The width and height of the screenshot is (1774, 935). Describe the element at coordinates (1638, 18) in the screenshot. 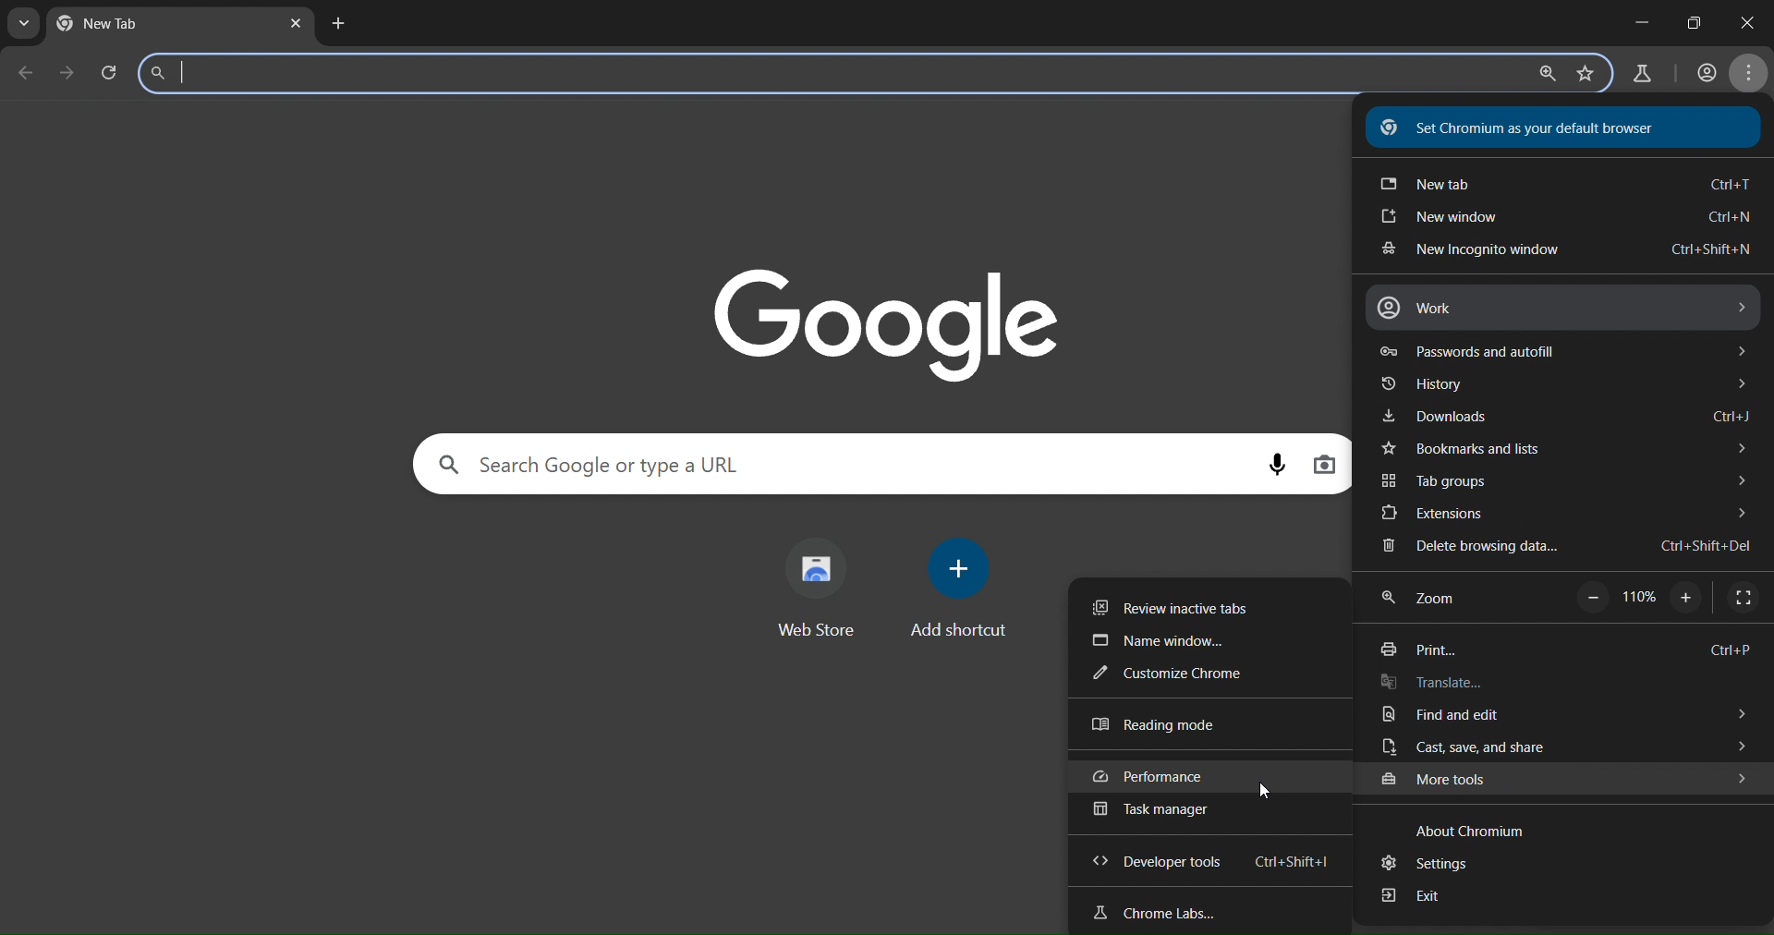

I see `minimize` at that location.